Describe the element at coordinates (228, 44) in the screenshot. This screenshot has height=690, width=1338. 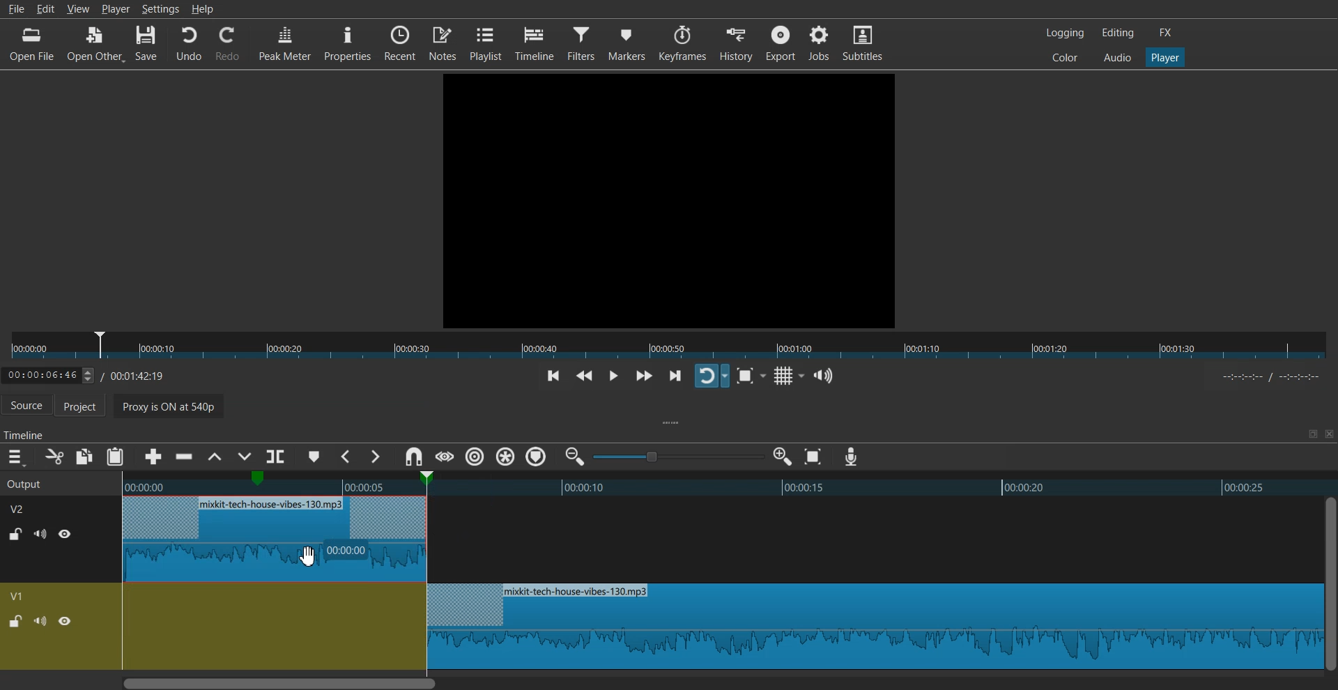
I see `Redo` at that location.